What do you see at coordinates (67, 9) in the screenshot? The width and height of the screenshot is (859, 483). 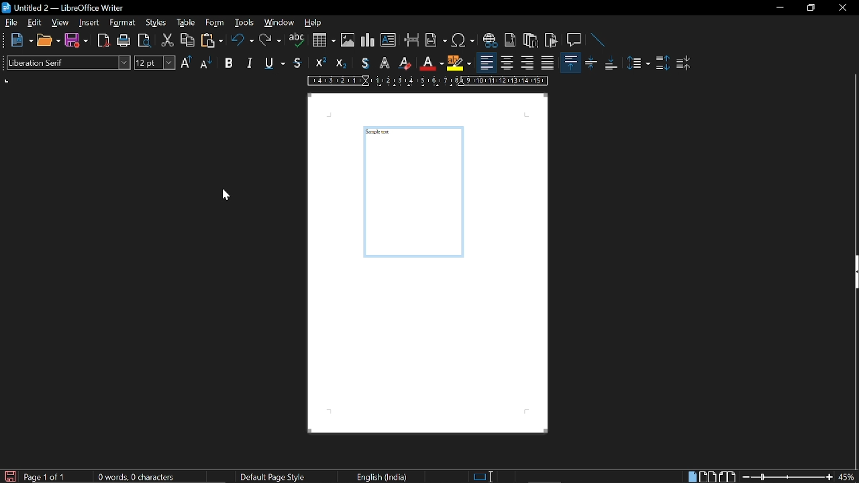 I see `Untitled 2 - LibreOffice Writer` at bounding box center [67, 9].